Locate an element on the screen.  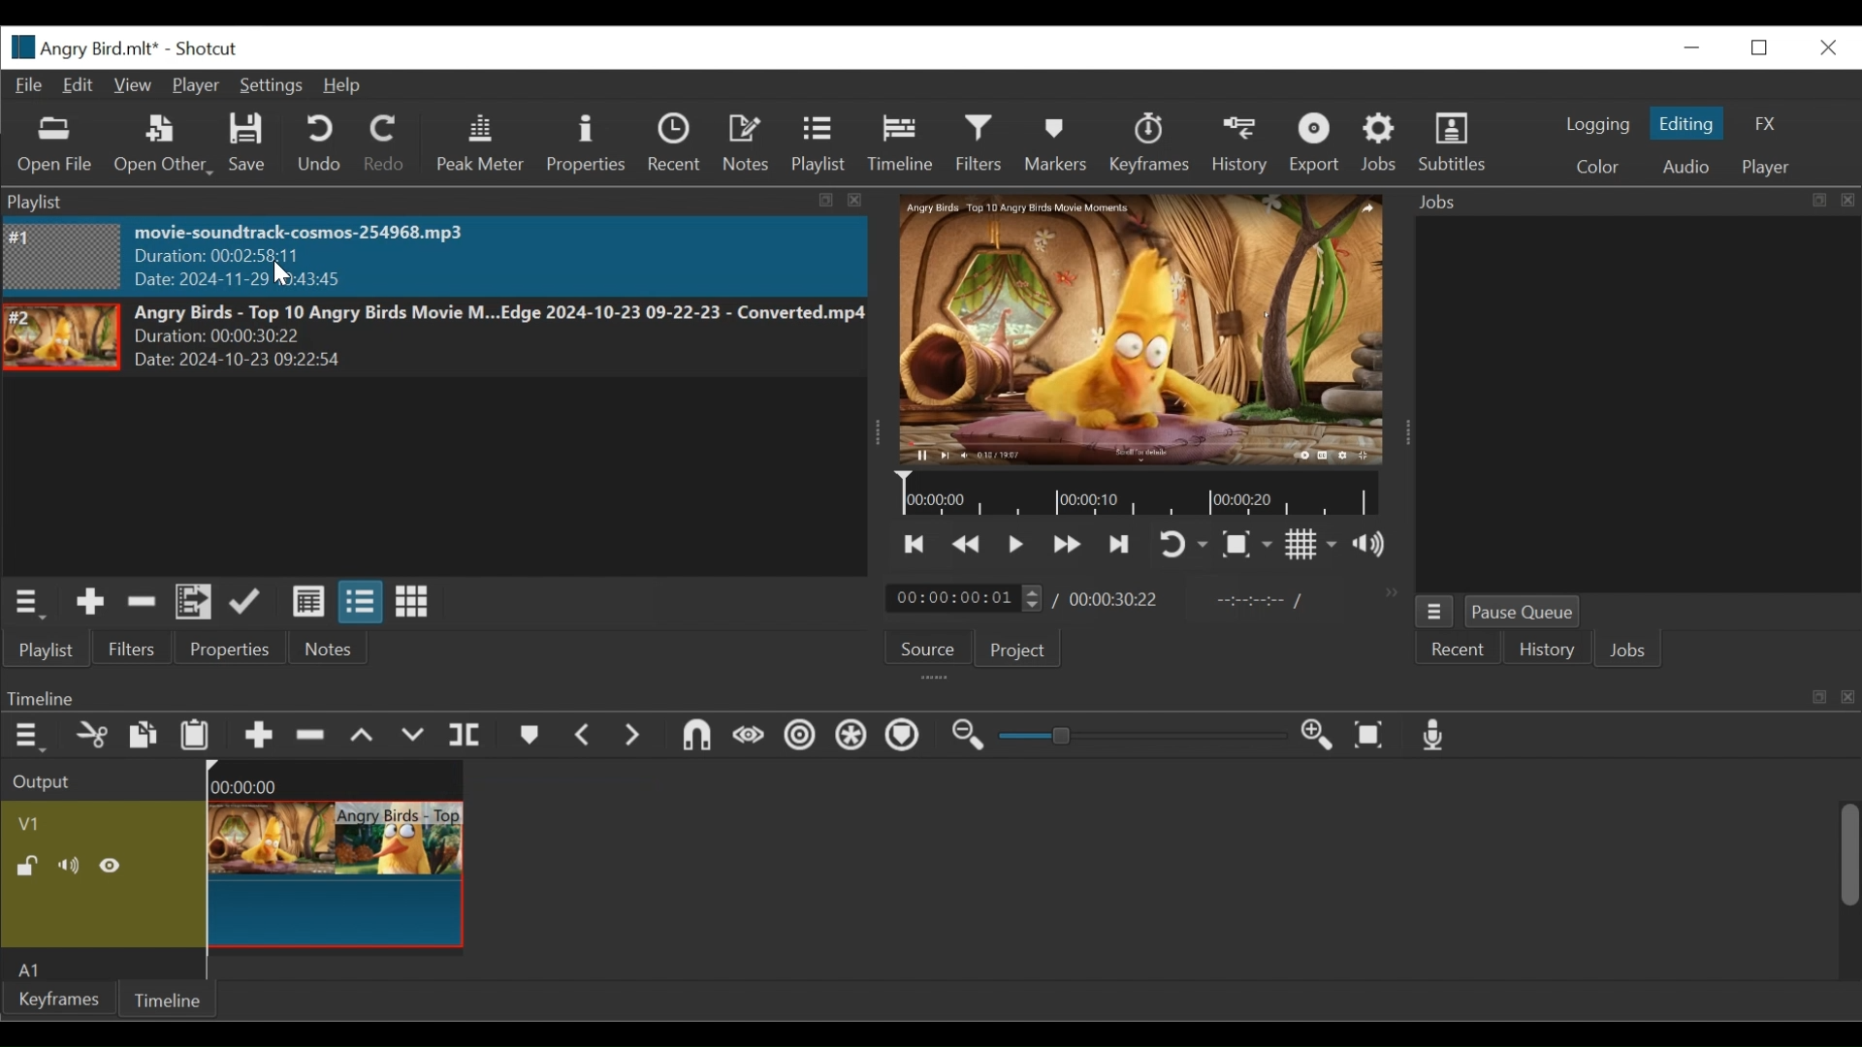
Append is located at coordinates (257, 736).